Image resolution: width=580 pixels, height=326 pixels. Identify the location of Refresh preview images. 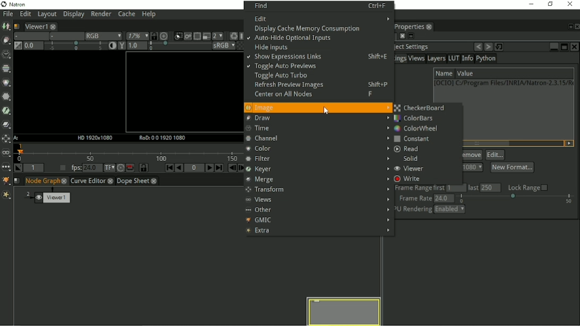
(322, 86).